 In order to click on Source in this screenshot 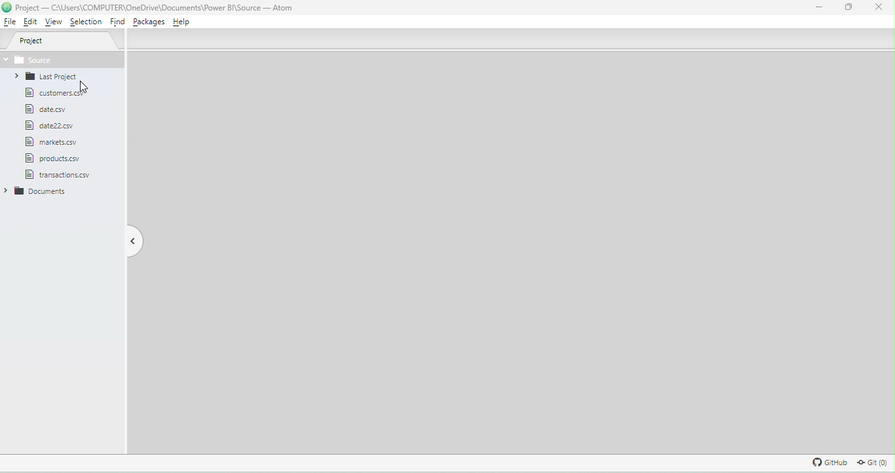, I will do `click(64, 60)`.